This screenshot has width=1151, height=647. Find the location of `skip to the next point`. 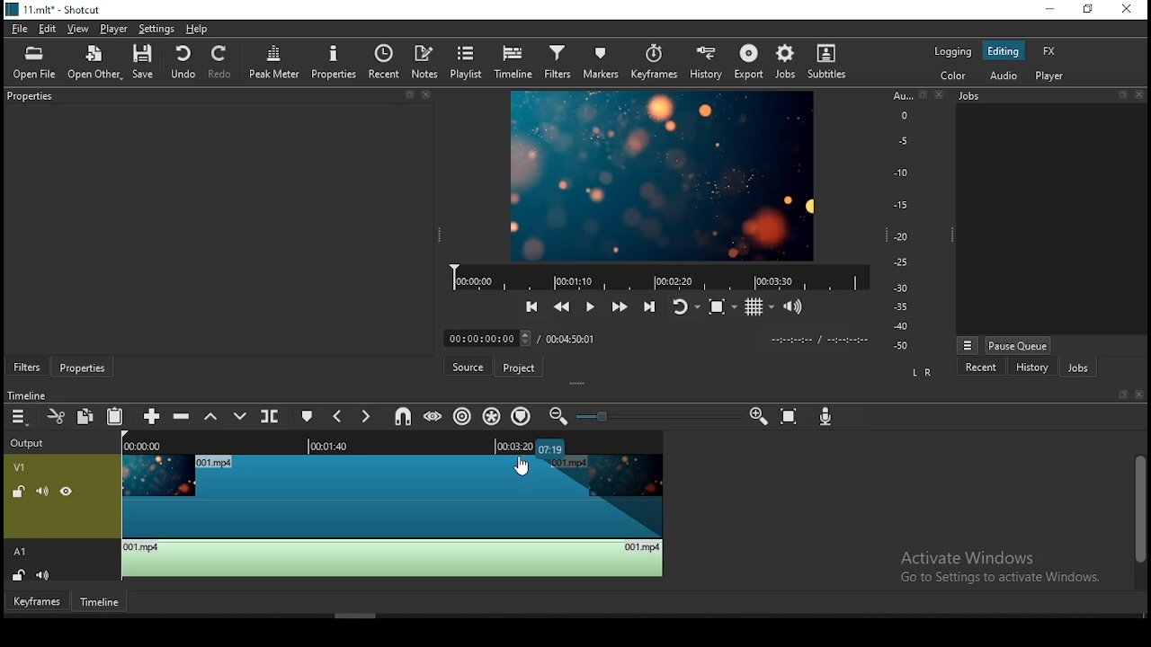

skip to the next point is located at coordinates (649, 309).